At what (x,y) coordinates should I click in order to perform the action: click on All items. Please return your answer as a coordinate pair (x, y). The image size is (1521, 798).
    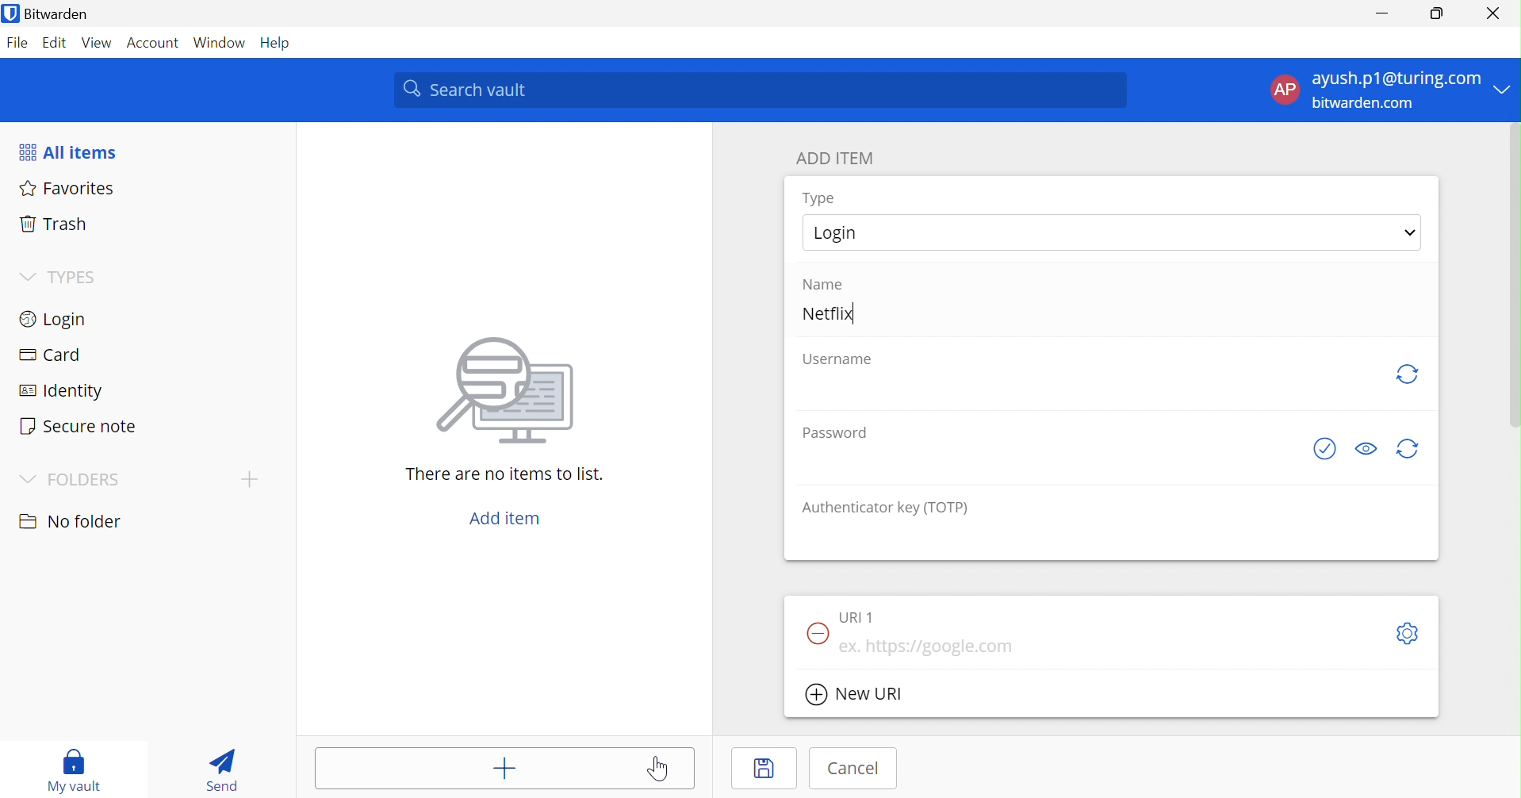
    Looking at the image, I should click on (68, 150).